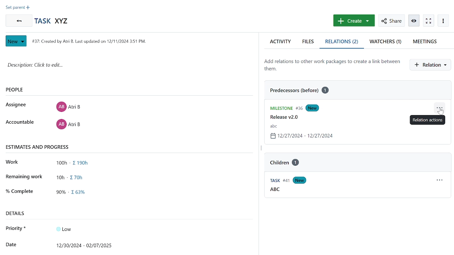  Describe the element at coordinates (439, 181) in the screenshot. I see `relation actions` at that location.